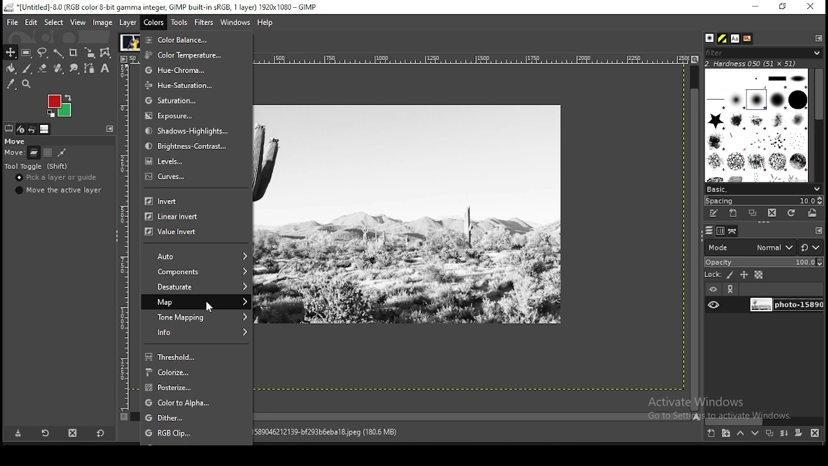  I want to click on scale, so click(122, 232).